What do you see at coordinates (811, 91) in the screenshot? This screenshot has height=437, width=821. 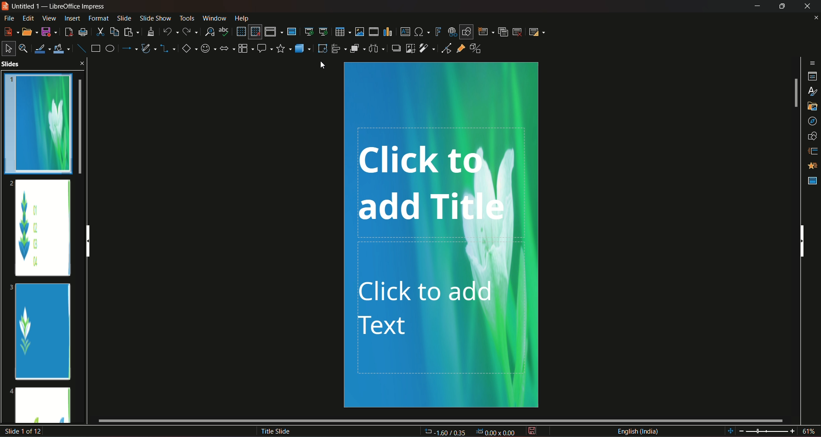 I see `styles` at bounding box center [811, 91].